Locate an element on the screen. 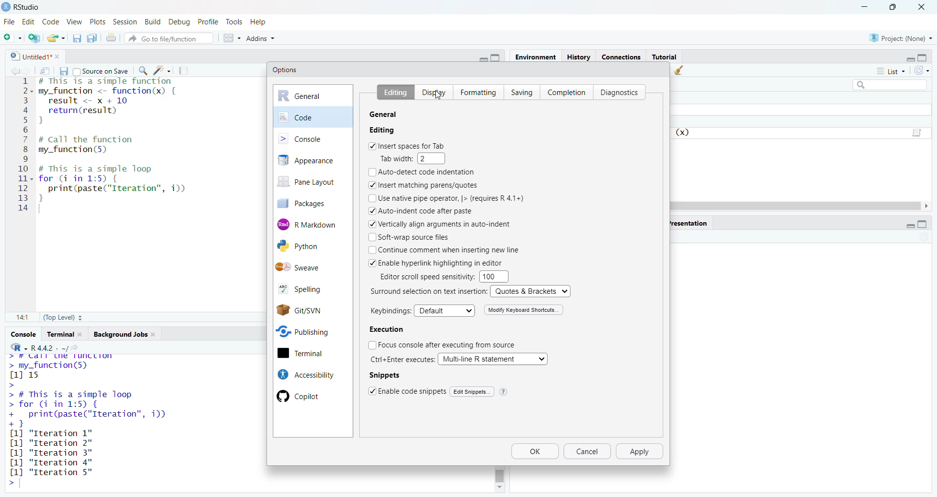  [1] "Iteration 2" is located at coordinates (53, 443).